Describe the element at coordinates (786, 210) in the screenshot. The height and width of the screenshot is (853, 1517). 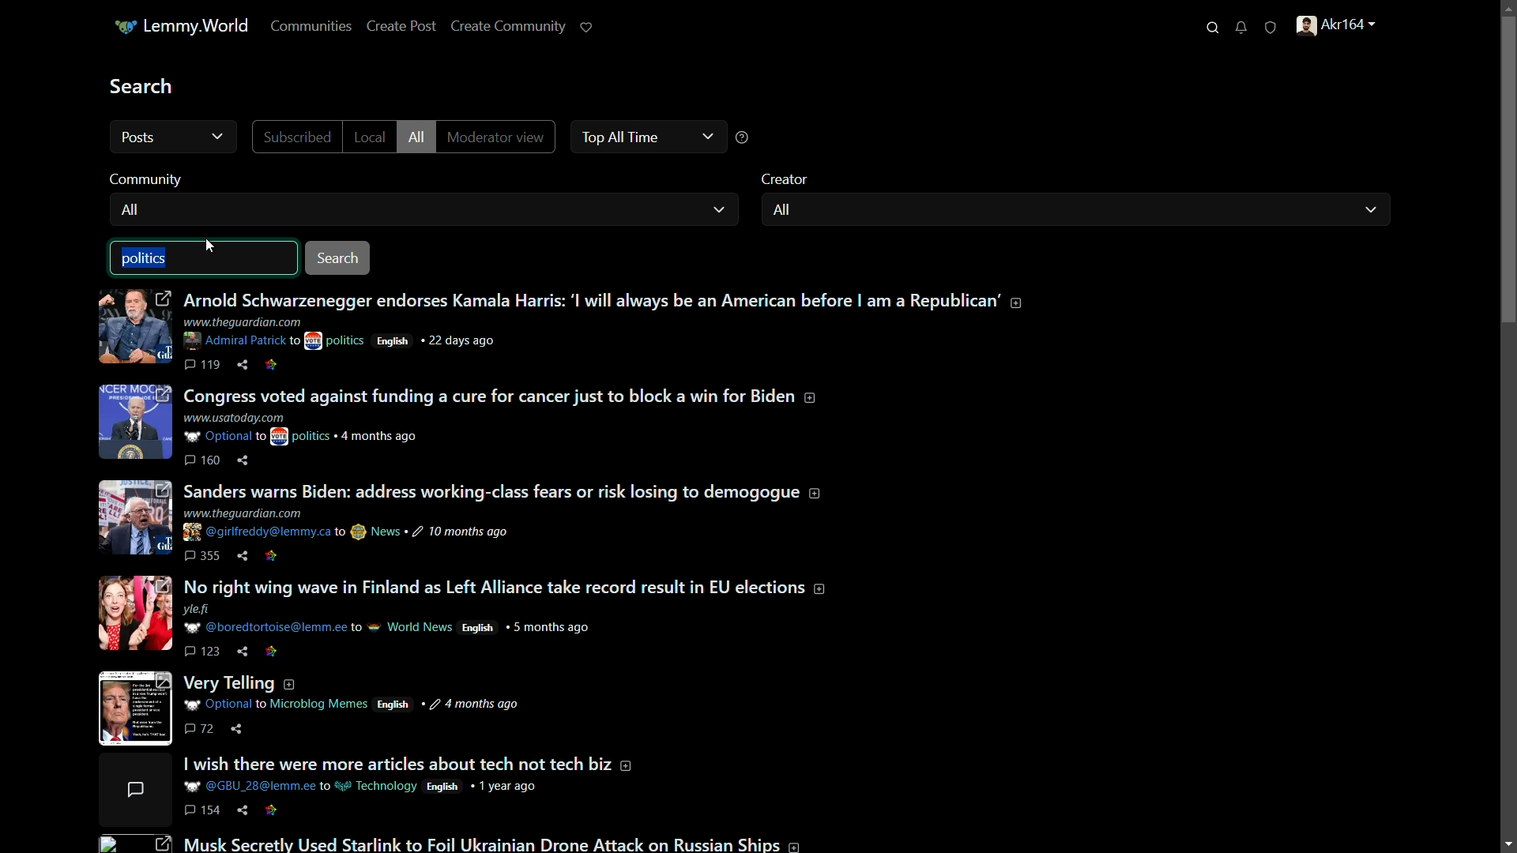
I see `all` at that location.